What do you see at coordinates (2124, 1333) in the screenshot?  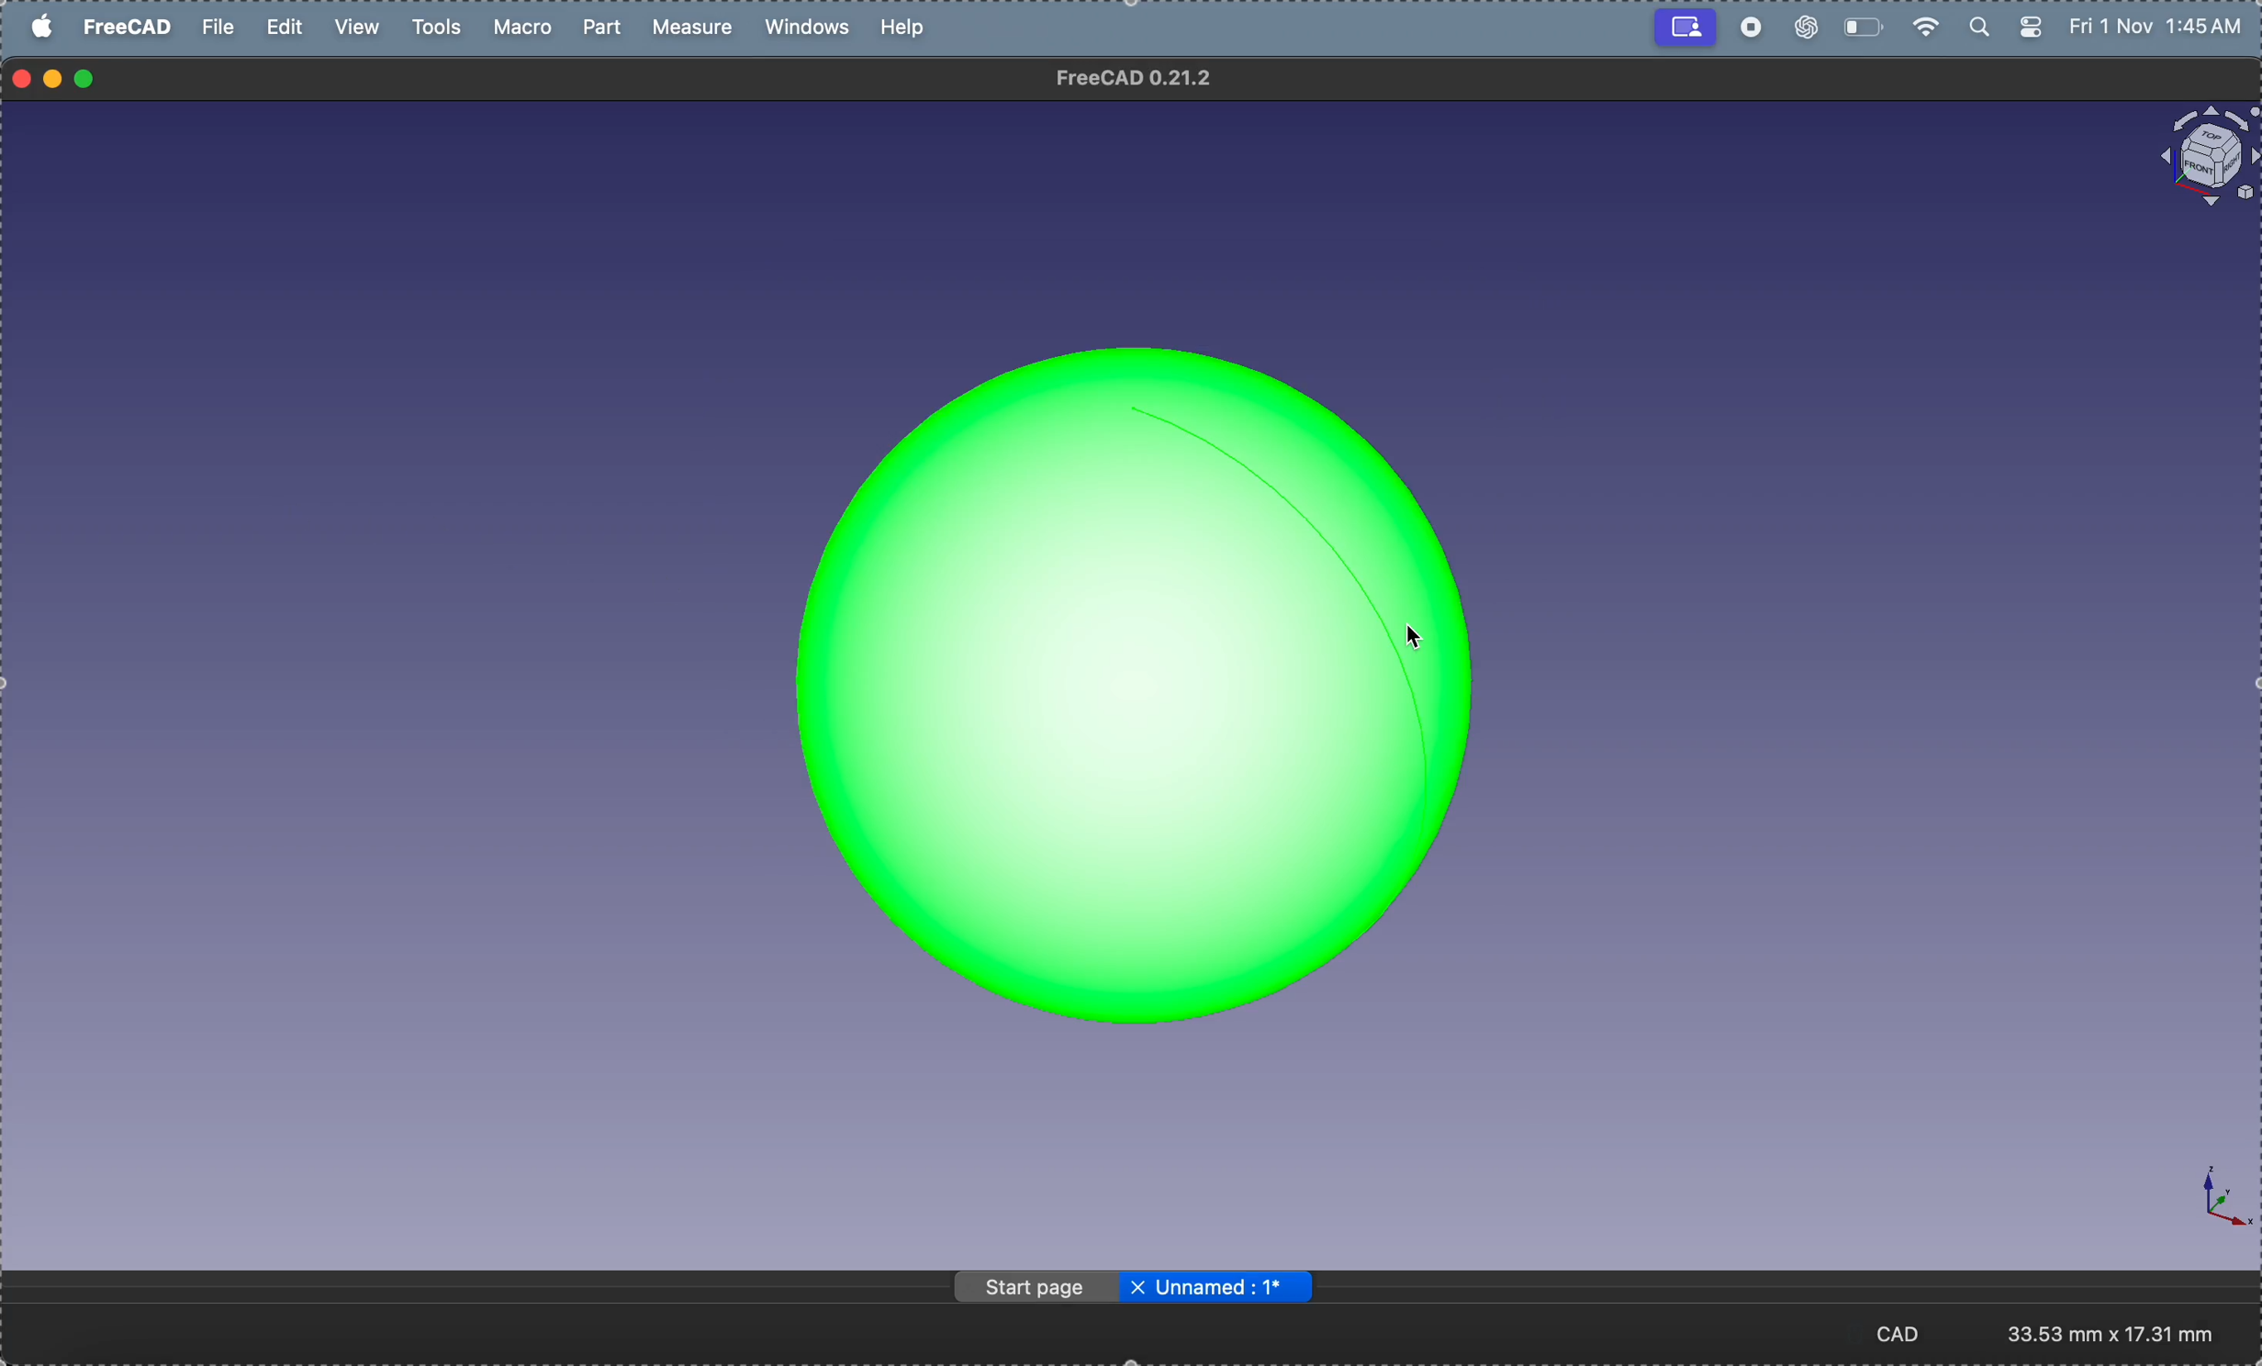 I see `aspect ratio- 33:53mm x 17.31mm` at bounding box center [2124, 1333].